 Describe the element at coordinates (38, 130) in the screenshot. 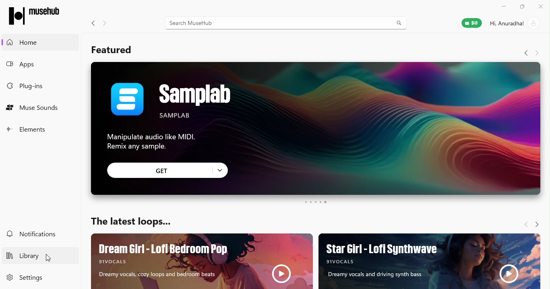

I see `Elements` at that location.